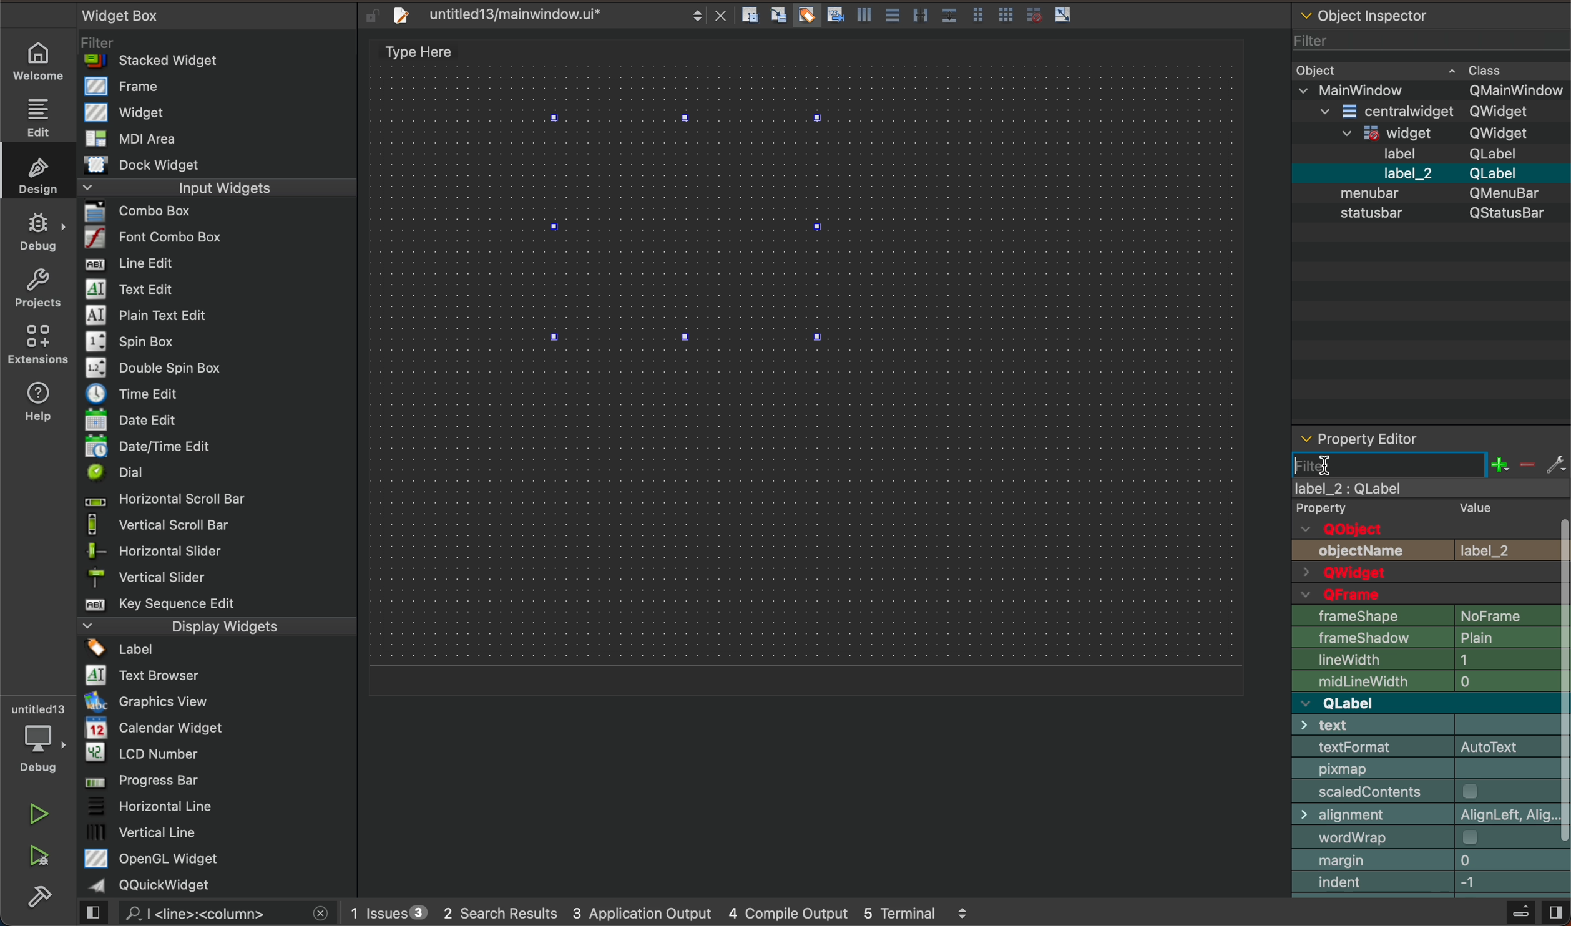 This screenshot has height=926, width=1571. Describe the element at coordinates (913, 17) in the screenshot. I see `layout actions` at that location.